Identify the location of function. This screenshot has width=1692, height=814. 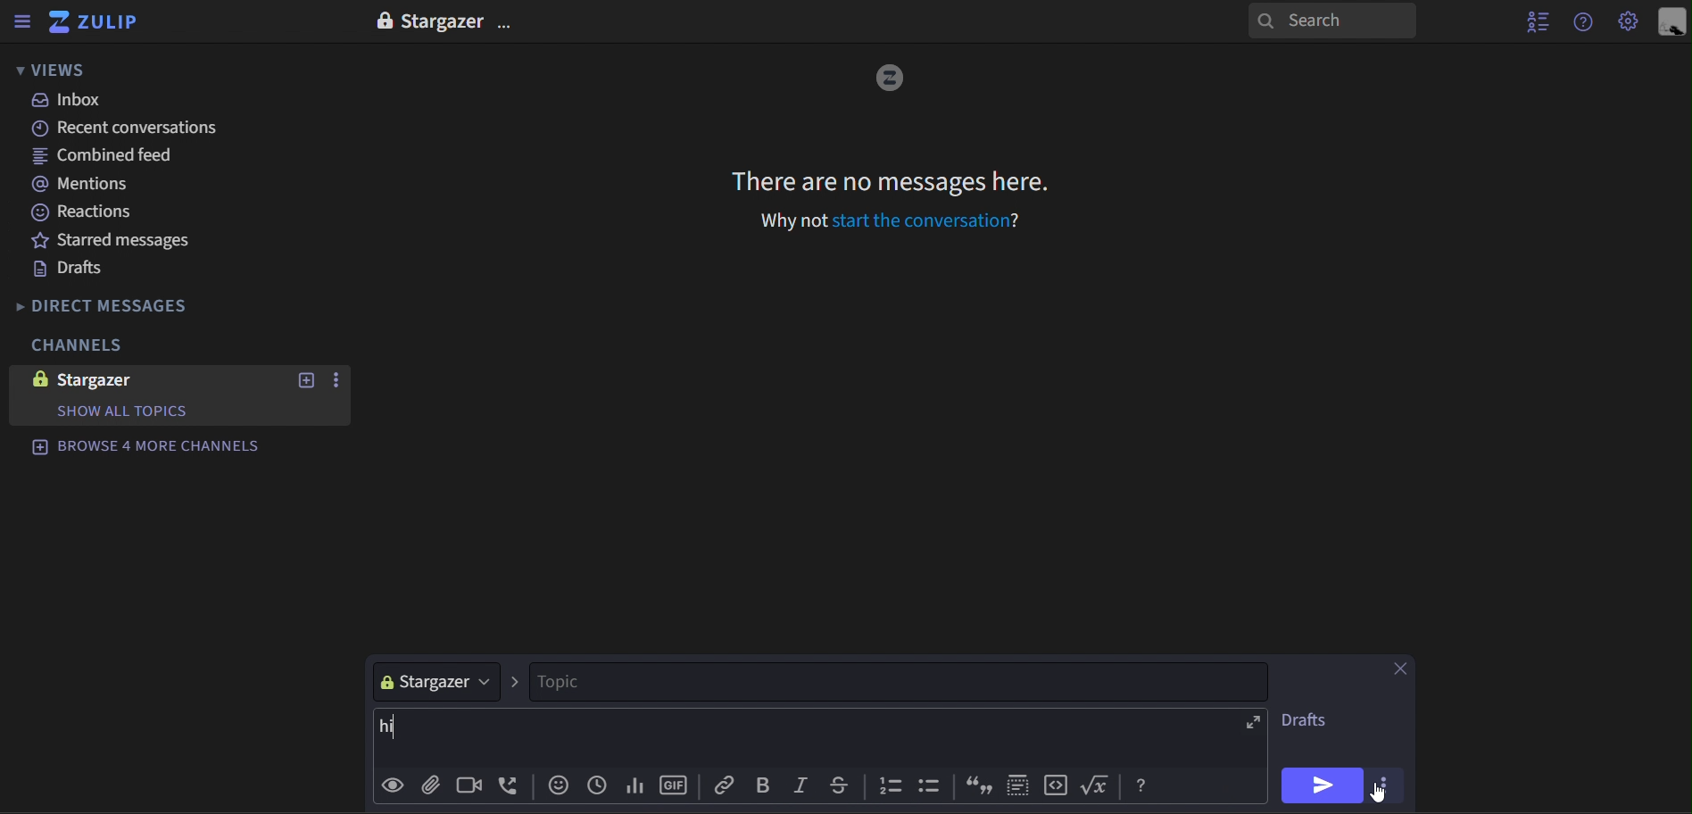
(1101, 783).